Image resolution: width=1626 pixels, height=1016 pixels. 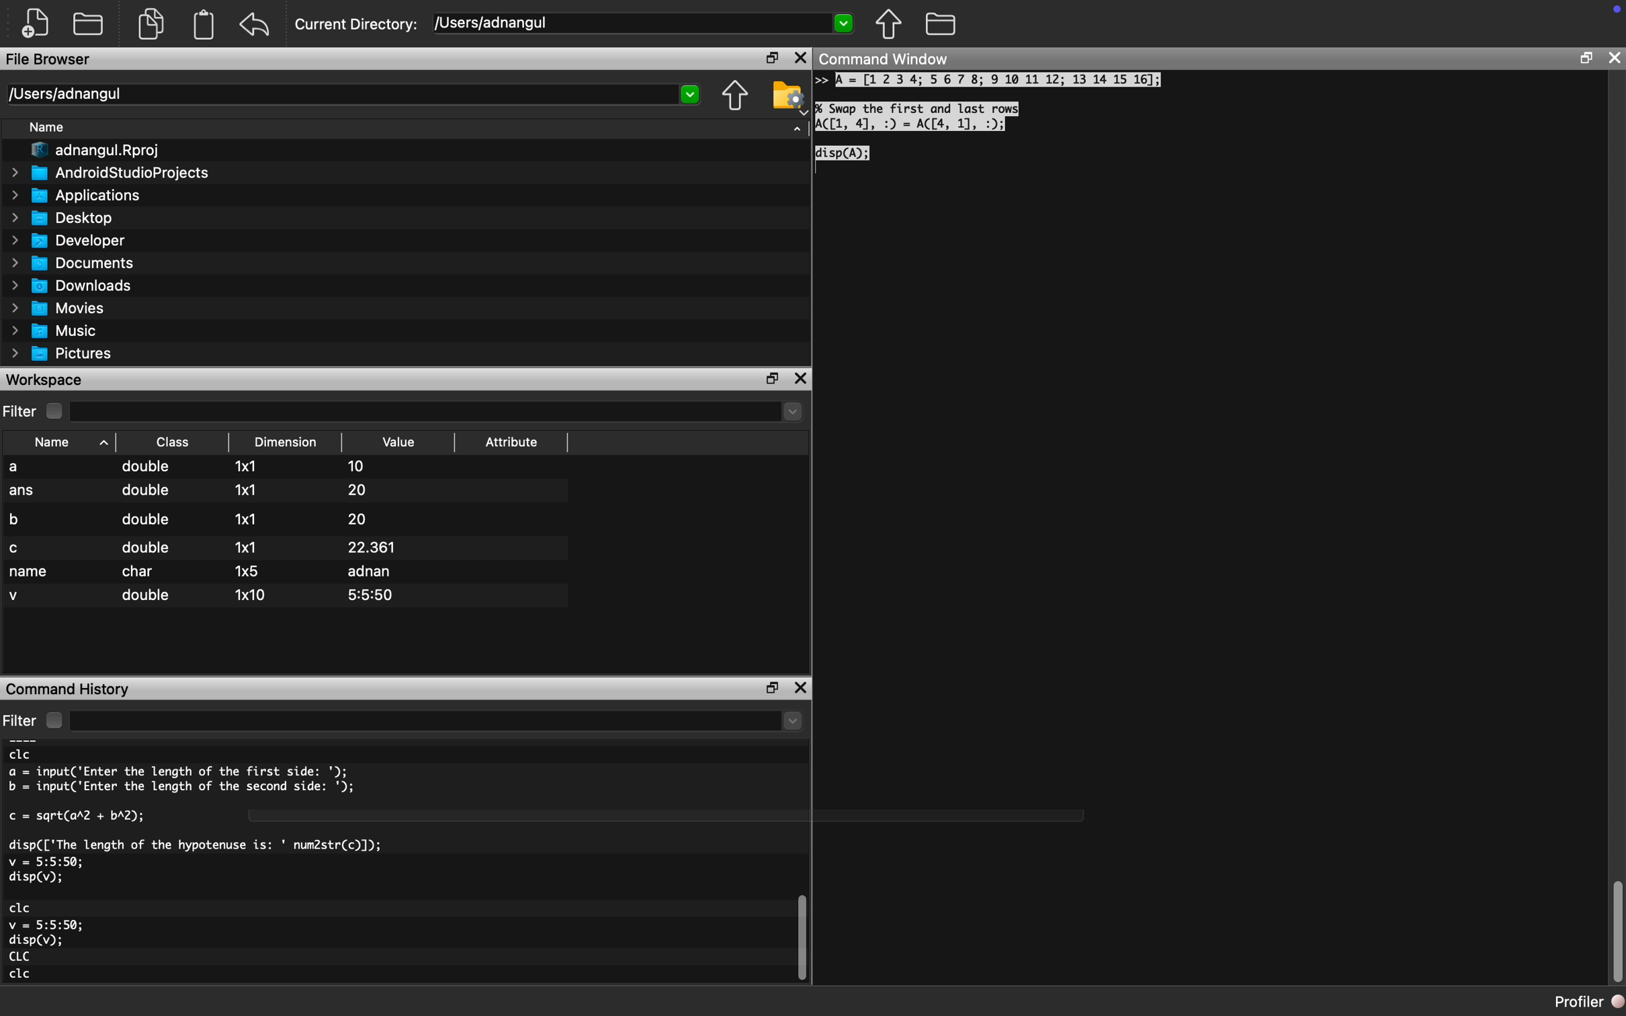 What do you see at coordinates (770, 378) in the screenshot?
I see `Restore` at bounding box center [770, 378].